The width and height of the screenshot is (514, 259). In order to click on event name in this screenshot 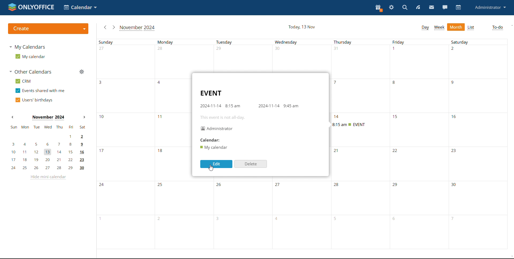, I will do `click(210, 93)`.